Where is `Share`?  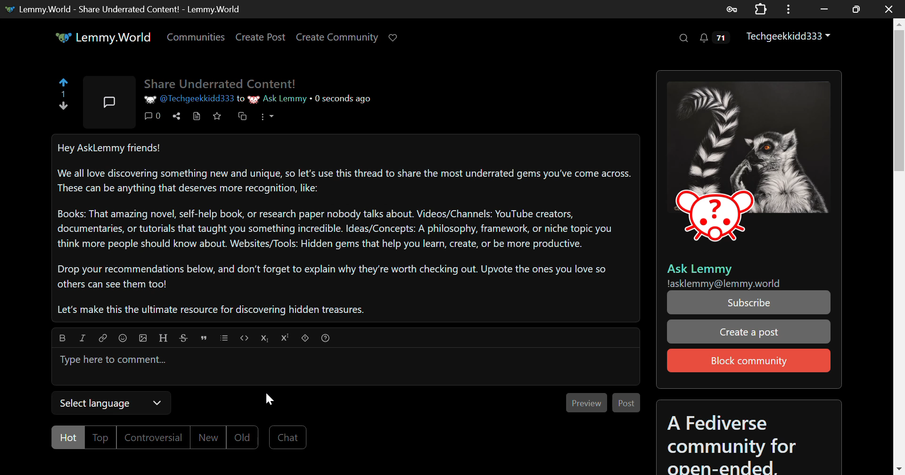
Share is located at coordinates (178, 117).